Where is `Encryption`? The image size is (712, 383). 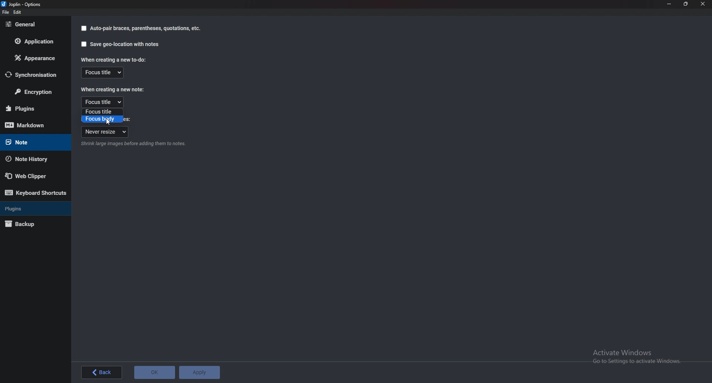 Encryption is located at coordinates (35, 92).